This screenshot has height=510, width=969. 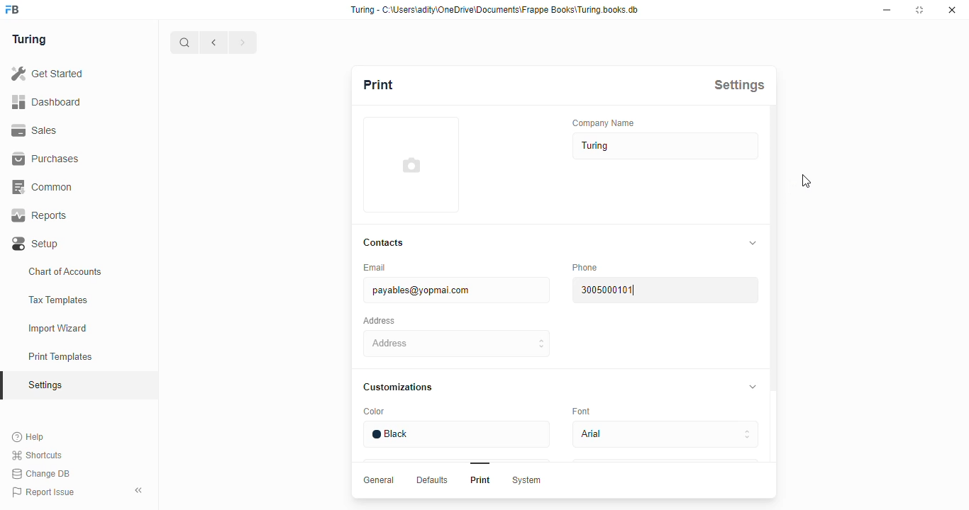 I want to click on maximise, so click(x=921, y=10).